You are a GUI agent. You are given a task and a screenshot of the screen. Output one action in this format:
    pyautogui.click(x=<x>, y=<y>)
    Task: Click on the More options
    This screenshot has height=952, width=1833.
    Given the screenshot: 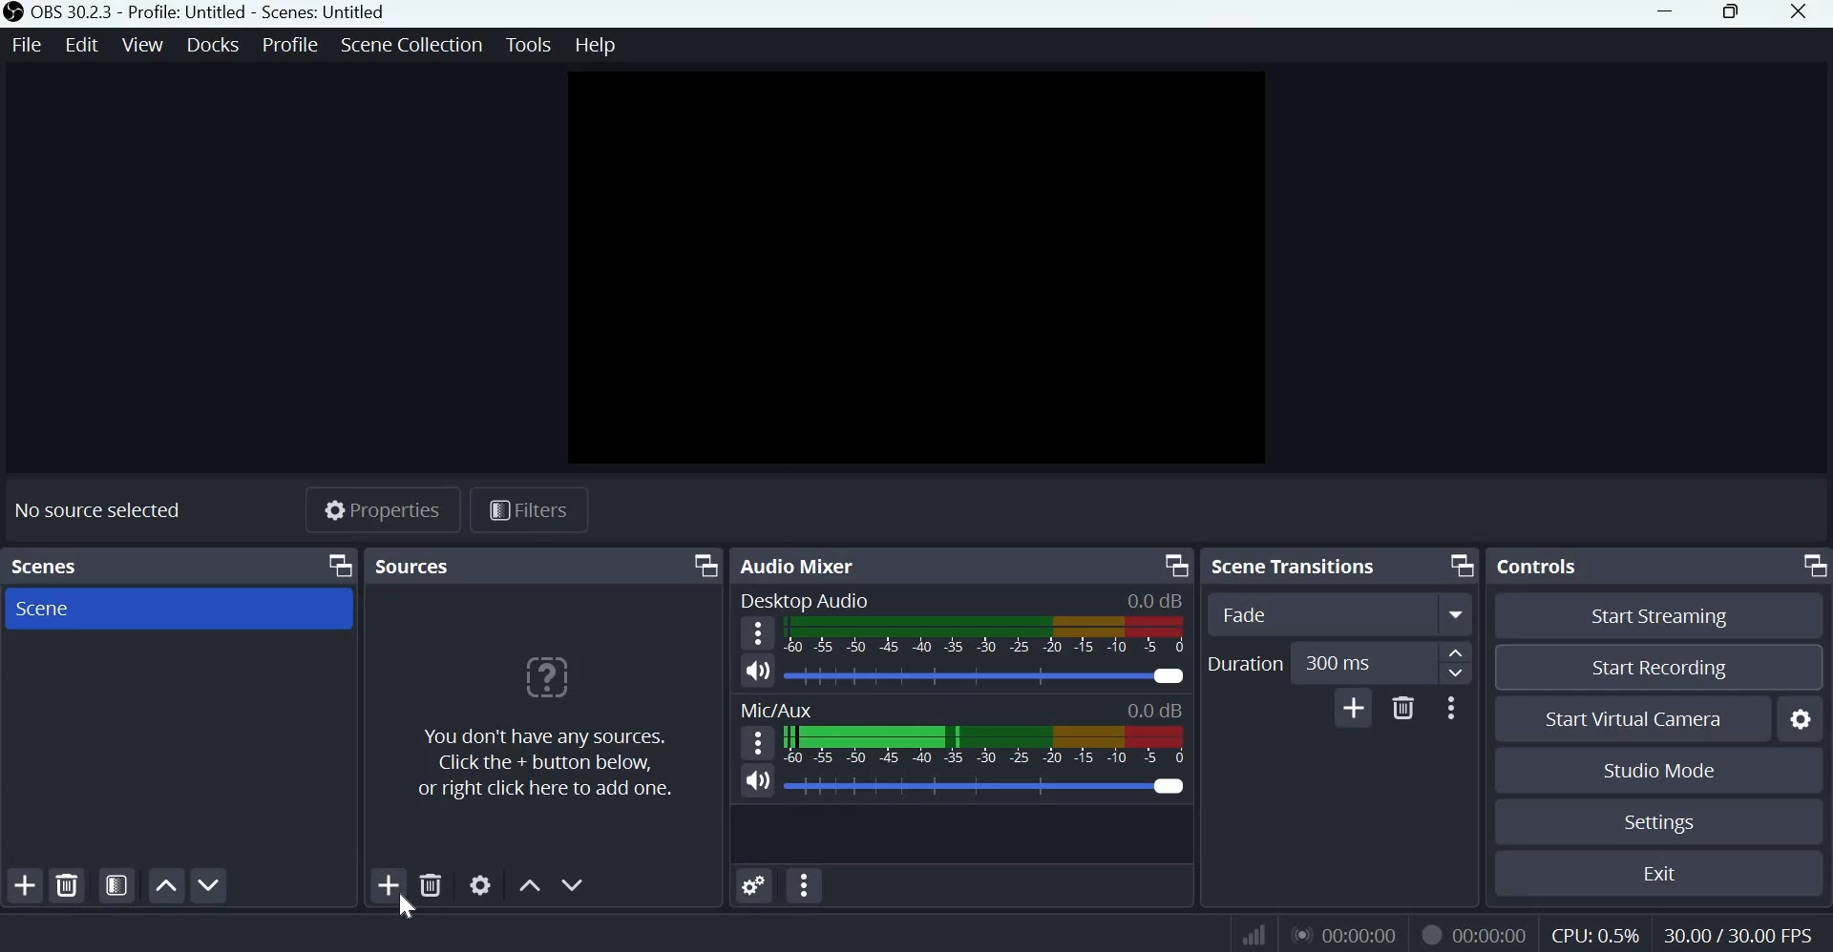 What is the action you would take?
    pyautogui.click(x=1457, y=615)
    